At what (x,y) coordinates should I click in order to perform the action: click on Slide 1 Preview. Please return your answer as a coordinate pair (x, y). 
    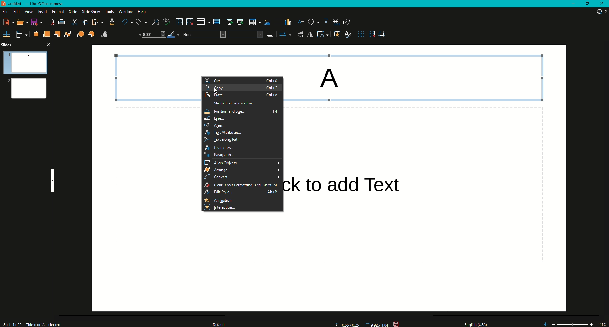
    Looking at the image, I should click on (26, 63).